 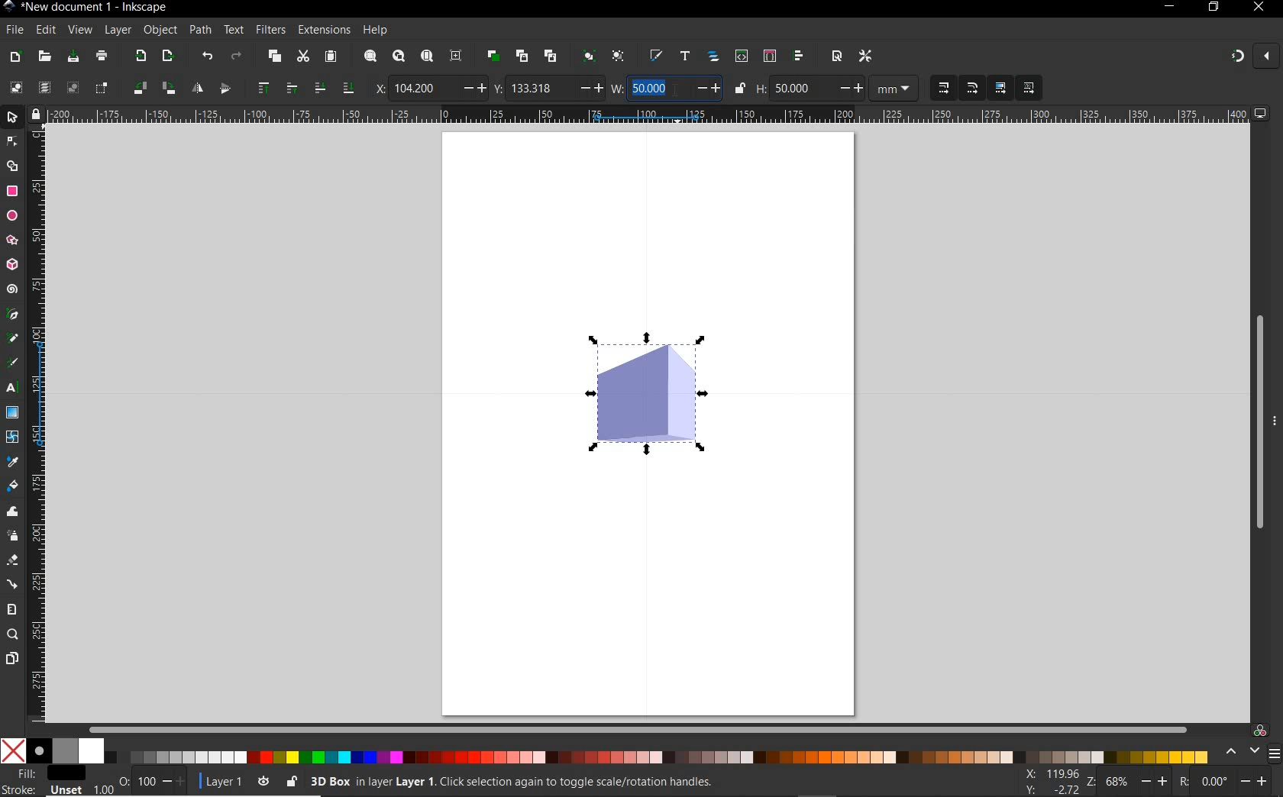 What do you see at coordinates (836, 57) in the screenshot?
I see `open document properties` at bounding box center [836, 57].